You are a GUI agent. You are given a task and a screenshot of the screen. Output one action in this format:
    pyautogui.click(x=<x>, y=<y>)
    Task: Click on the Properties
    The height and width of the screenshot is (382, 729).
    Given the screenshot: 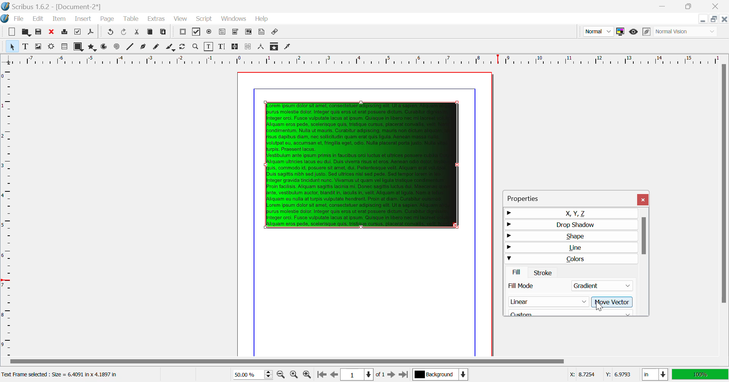 What is the action you would take?
    pyautogui.click(x=531, y=197)
    